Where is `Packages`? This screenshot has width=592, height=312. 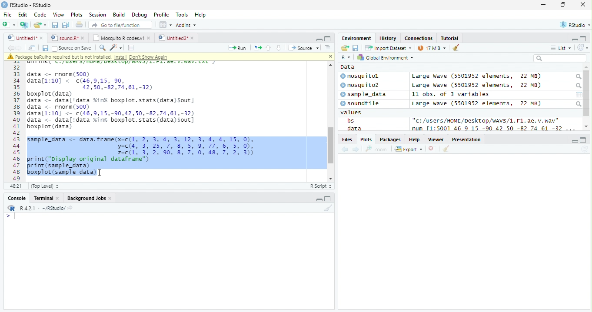
Packages is located at coordinates (391, 139).